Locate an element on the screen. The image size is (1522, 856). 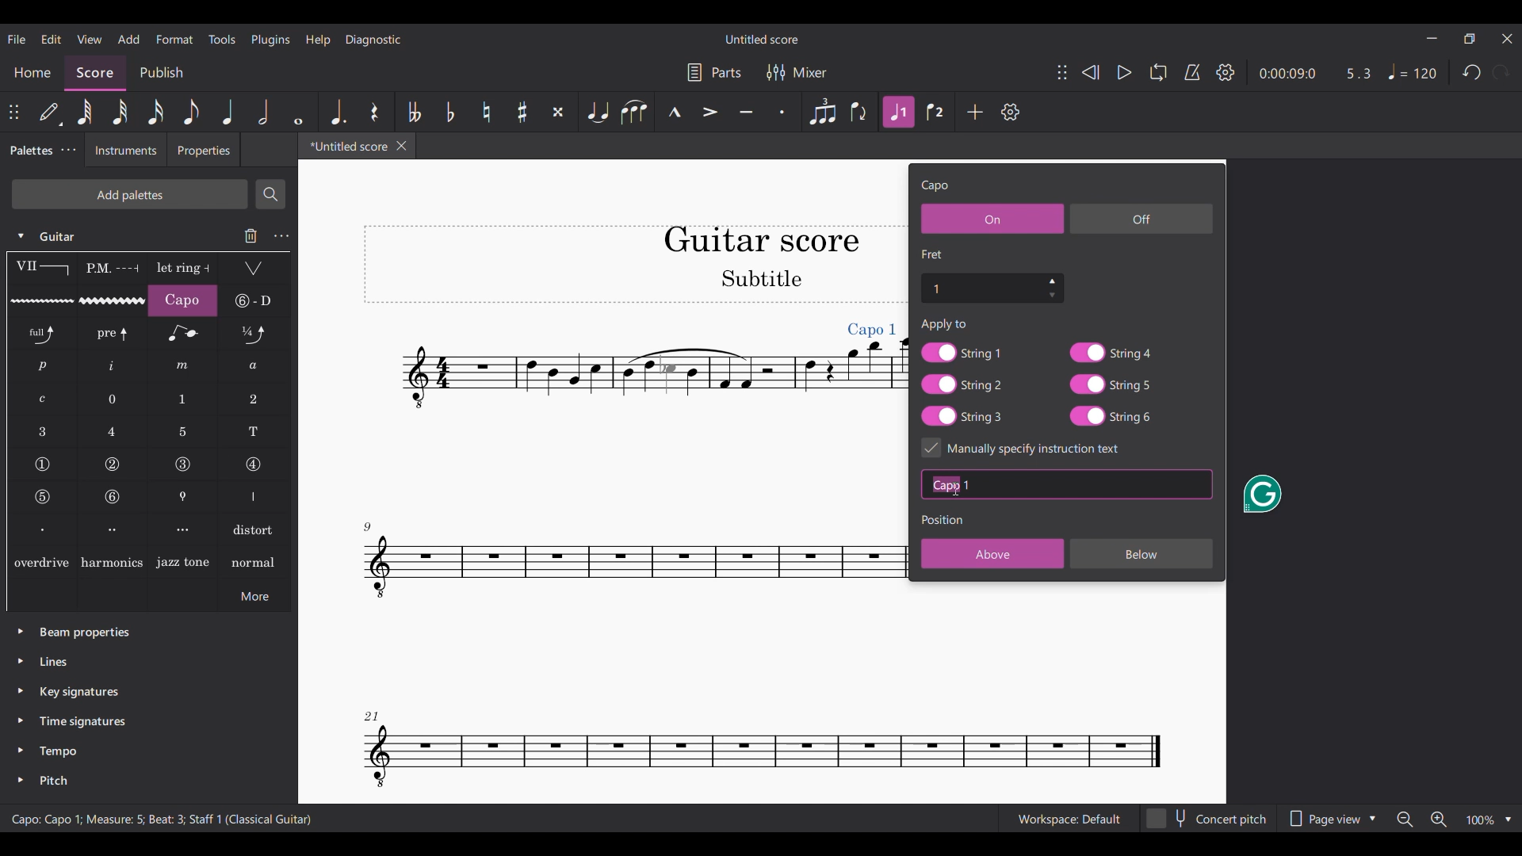
Below is located at coordinates (1142, 552).